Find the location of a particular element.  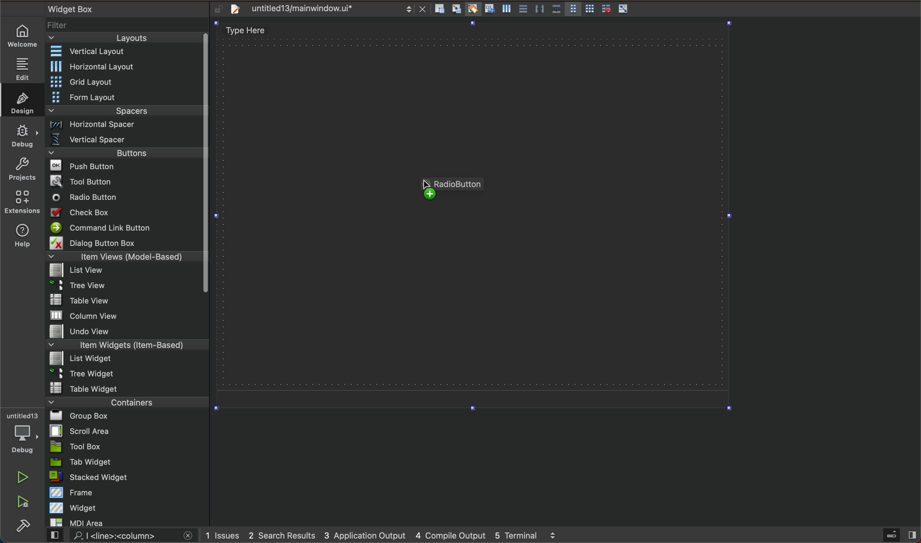

 is located at coordinates (125, 155).